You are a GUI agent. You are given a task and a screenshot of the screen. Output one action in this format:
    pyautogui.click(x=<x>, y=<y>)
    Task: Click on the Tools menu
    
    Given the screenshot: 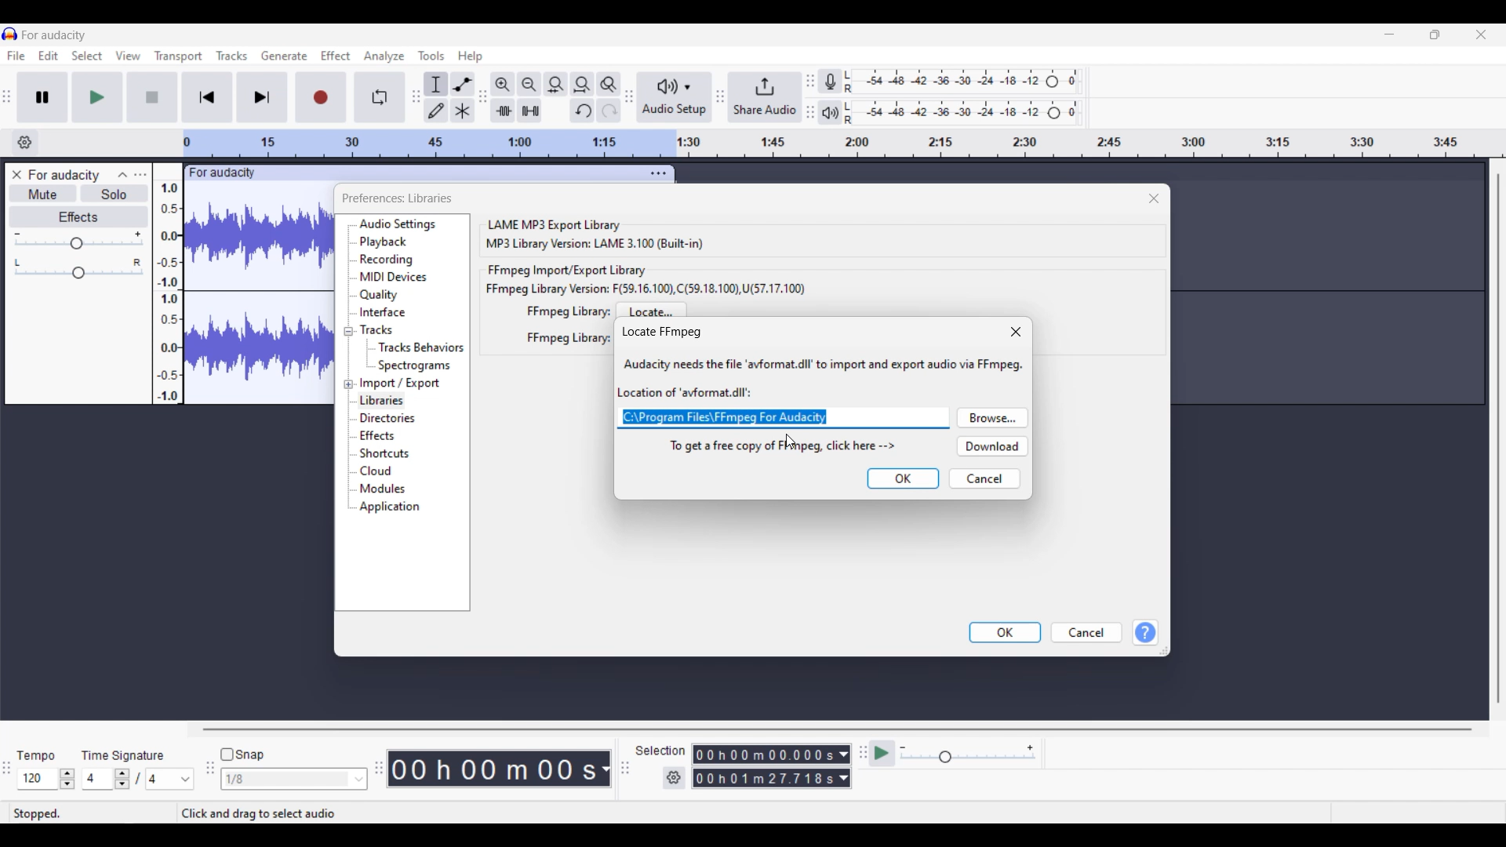 What is the action you would take?
    pyautogui.click(x=432, y=56)
    